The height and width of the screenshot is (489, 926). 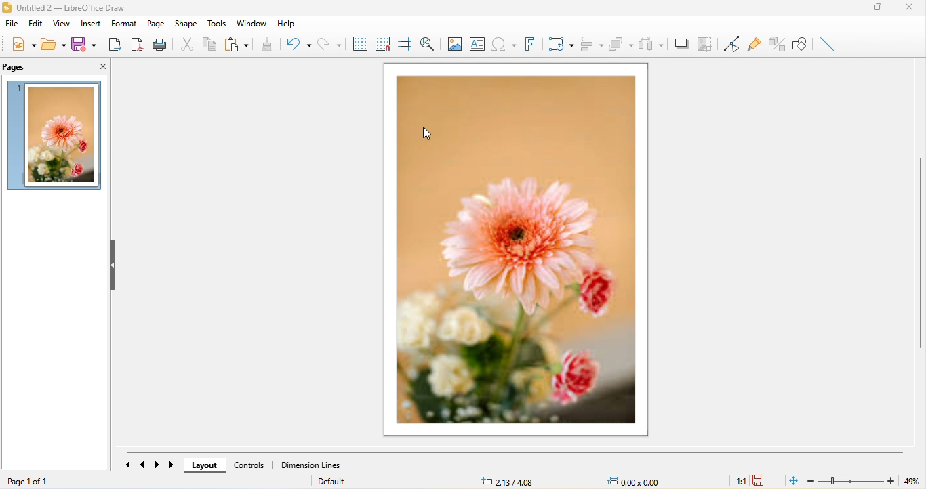 What do you see at coordinates (561, 43) in the screenshot?
I see `transformation` at bounding box center [561, 43].